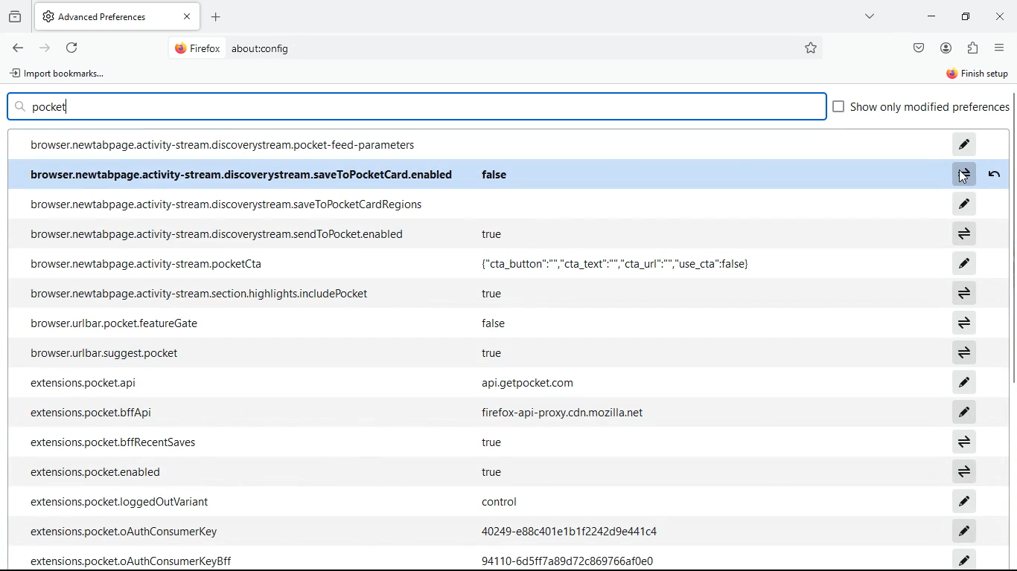 The height and width of the screenshot is (571, 1017). I want to click on ‘extensions.pocket.oAuthConsumerKey, so click(124, 531).